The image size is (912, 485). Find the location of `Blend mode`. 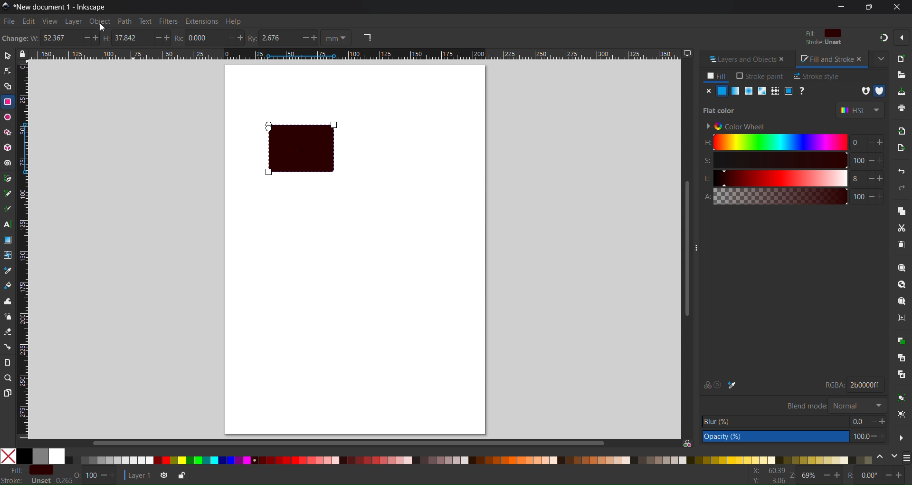

Blend mode is located at coordinates (857, 405).